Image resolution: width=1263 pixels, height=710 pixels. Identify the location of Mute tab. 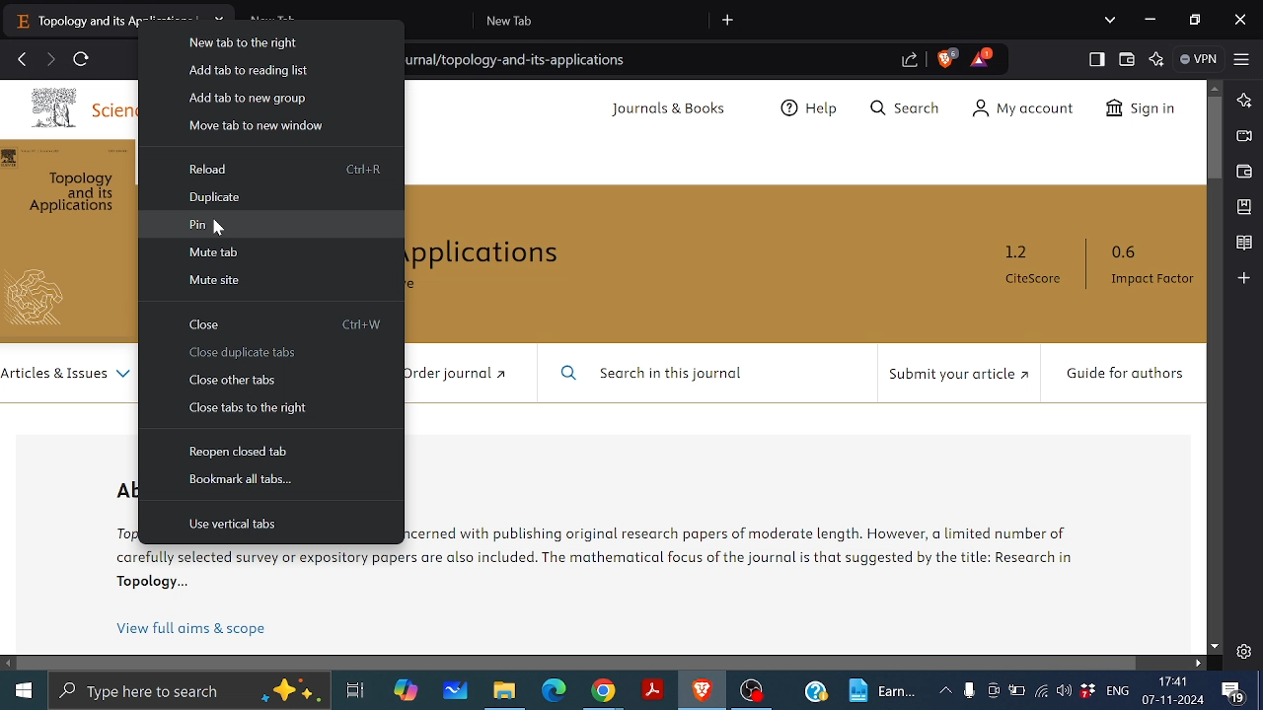
(210, 253).